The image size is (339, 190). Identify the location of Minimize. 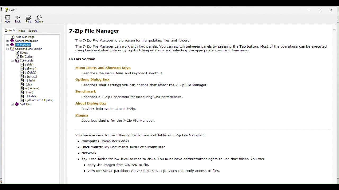
(311, 9).